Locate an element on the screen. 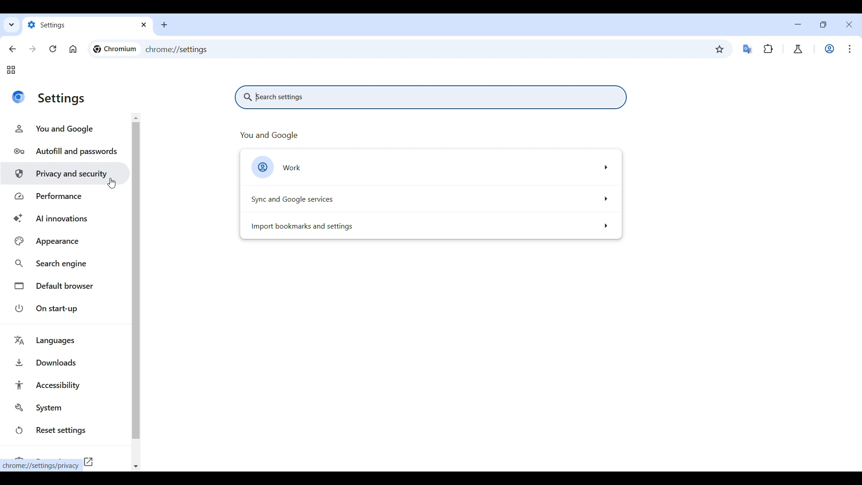 Image resolution: width=862 pixels, height=485 pixels. You and Google is located at coordinates (66, 129).